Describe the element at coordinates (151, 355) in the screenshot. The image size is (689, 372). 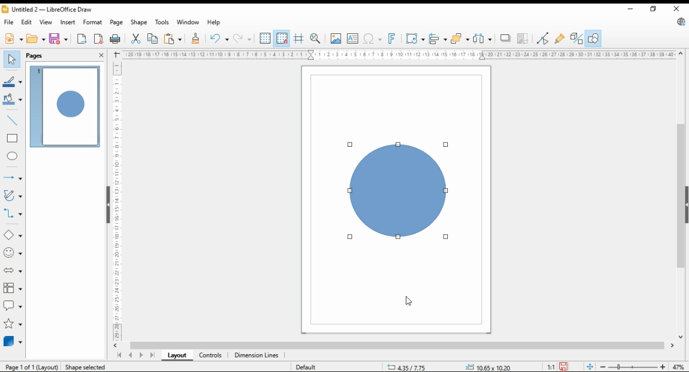
I see `last page` at that location.